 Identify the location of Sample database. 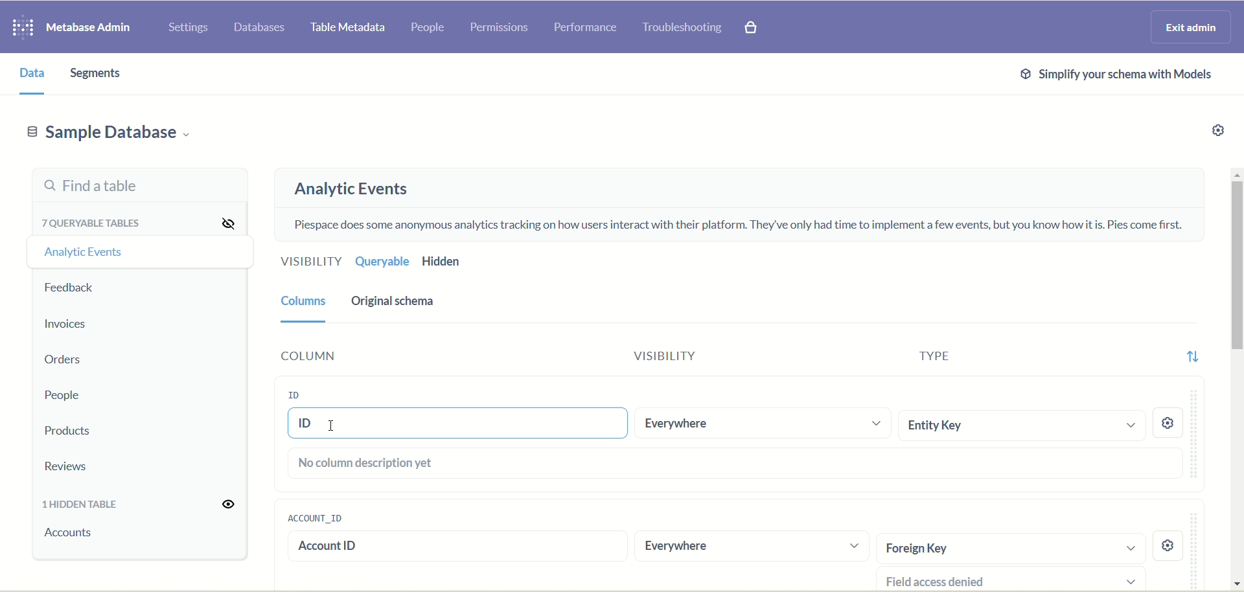
(122, 133).